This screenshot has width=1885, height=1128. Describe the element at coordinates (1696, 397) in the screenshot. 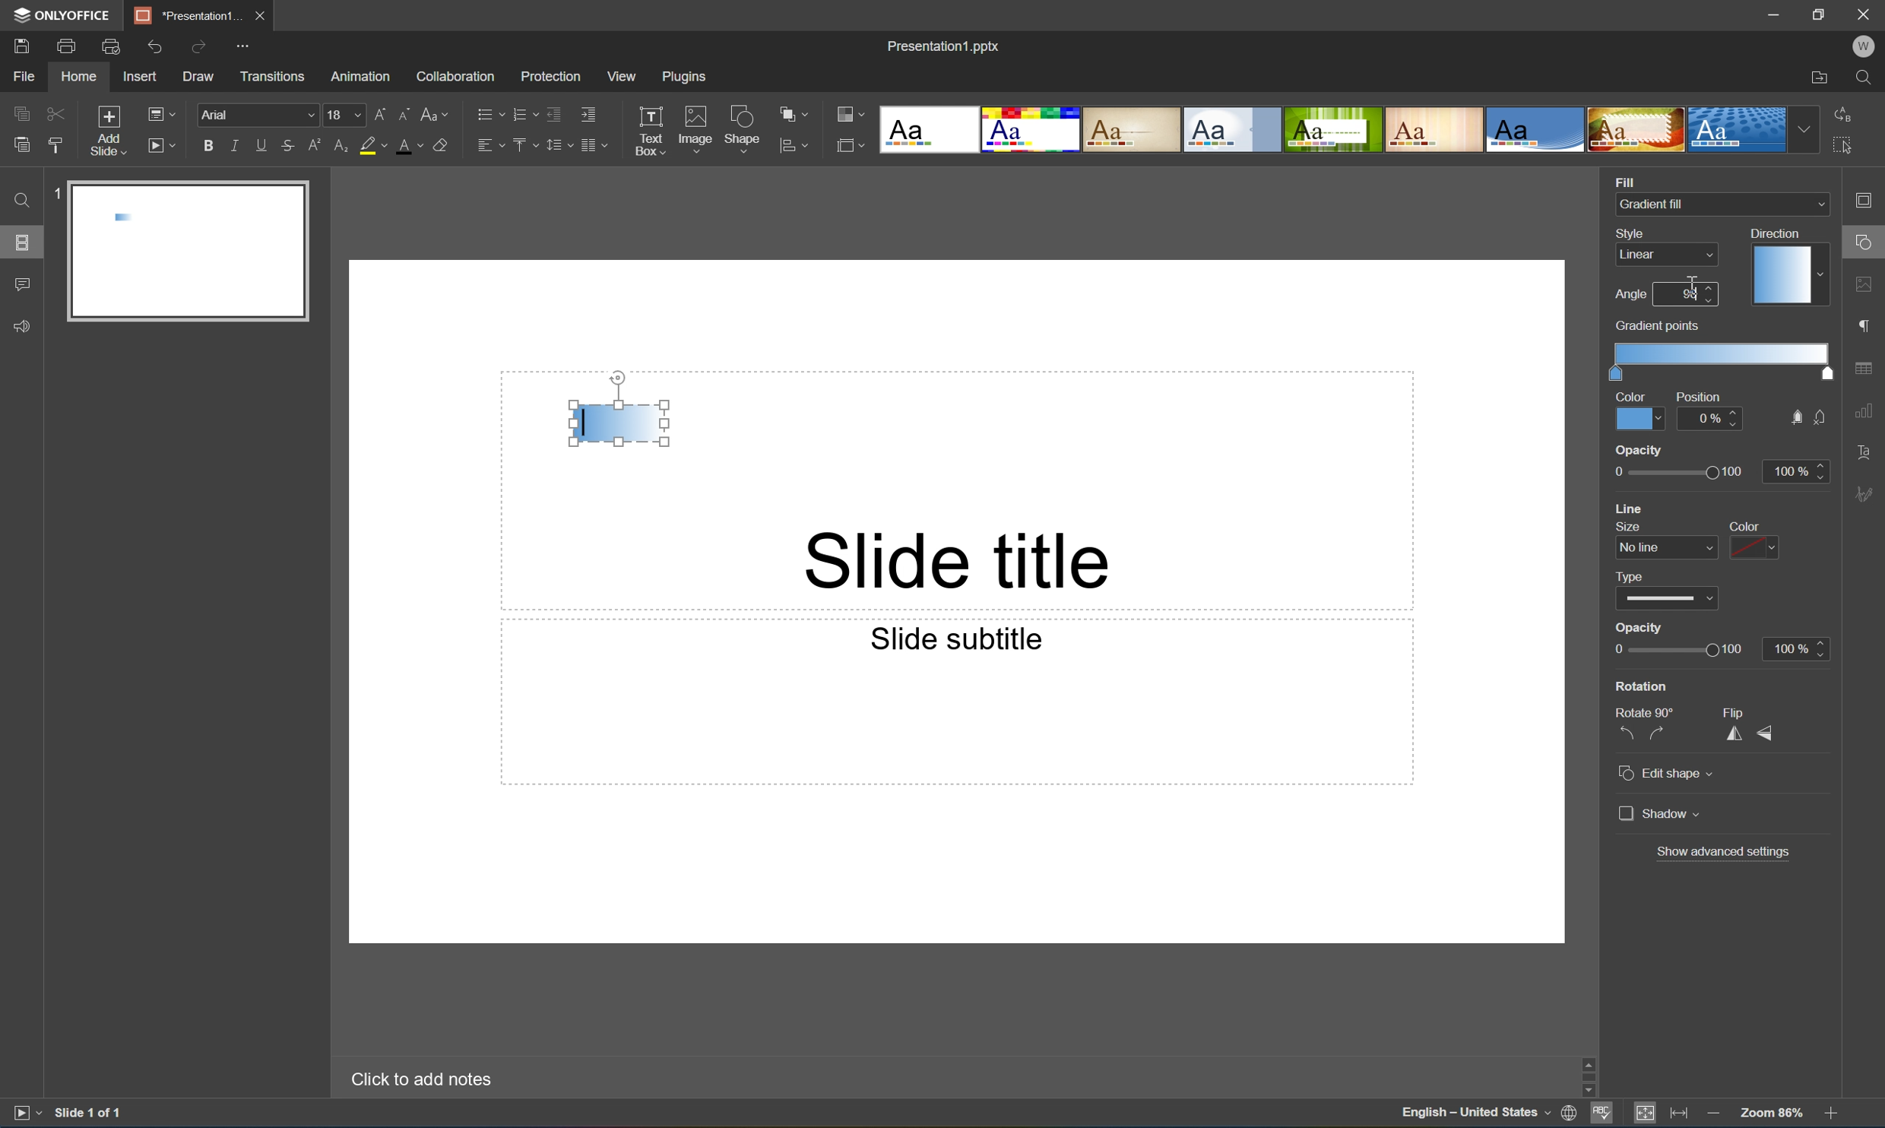

I see `Position` at that location.